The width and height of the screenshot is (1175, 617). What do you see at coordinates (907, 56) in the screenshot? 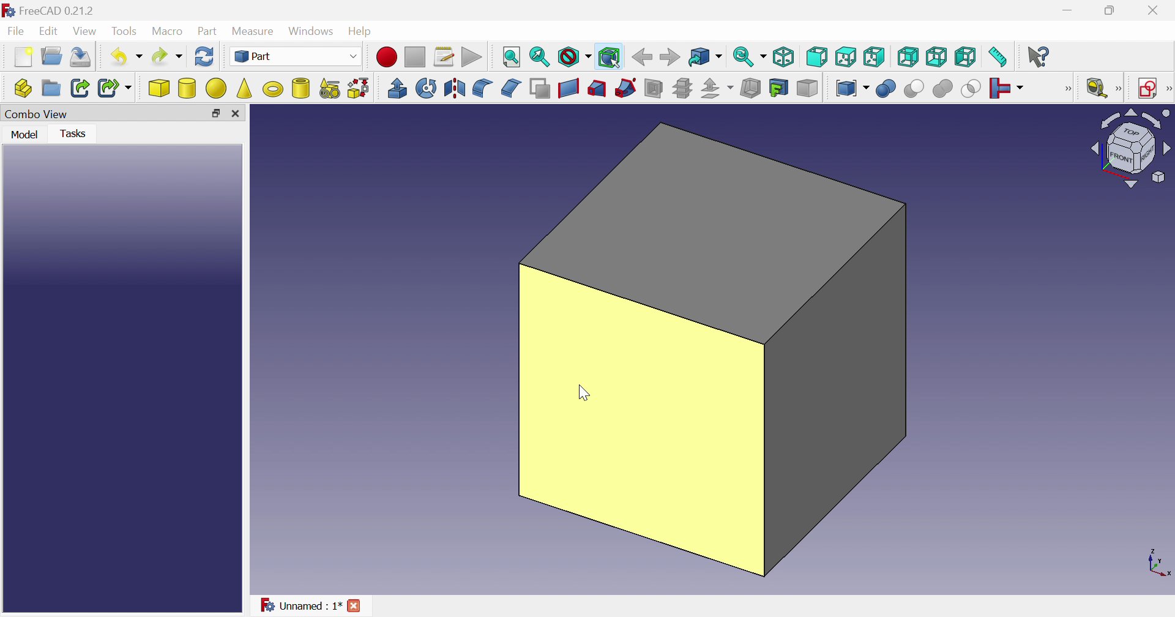
I see `Rear` at bounding box center [907, 56].